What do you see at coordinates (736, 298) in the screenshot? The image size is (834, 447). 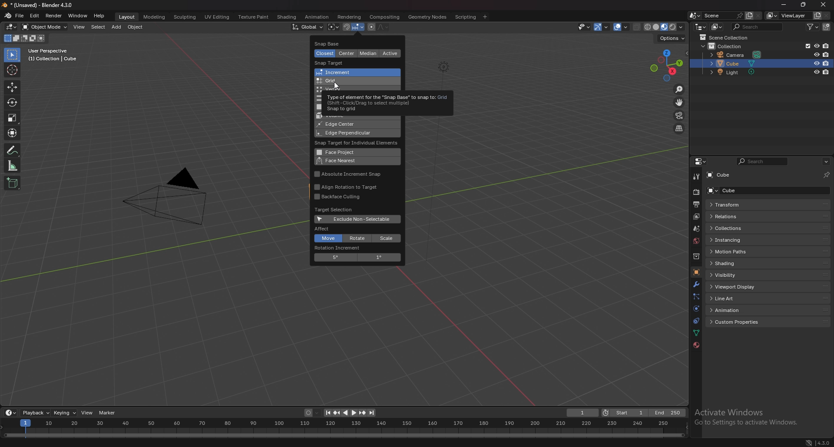 I see `line art` at bounding box center [736, 298].